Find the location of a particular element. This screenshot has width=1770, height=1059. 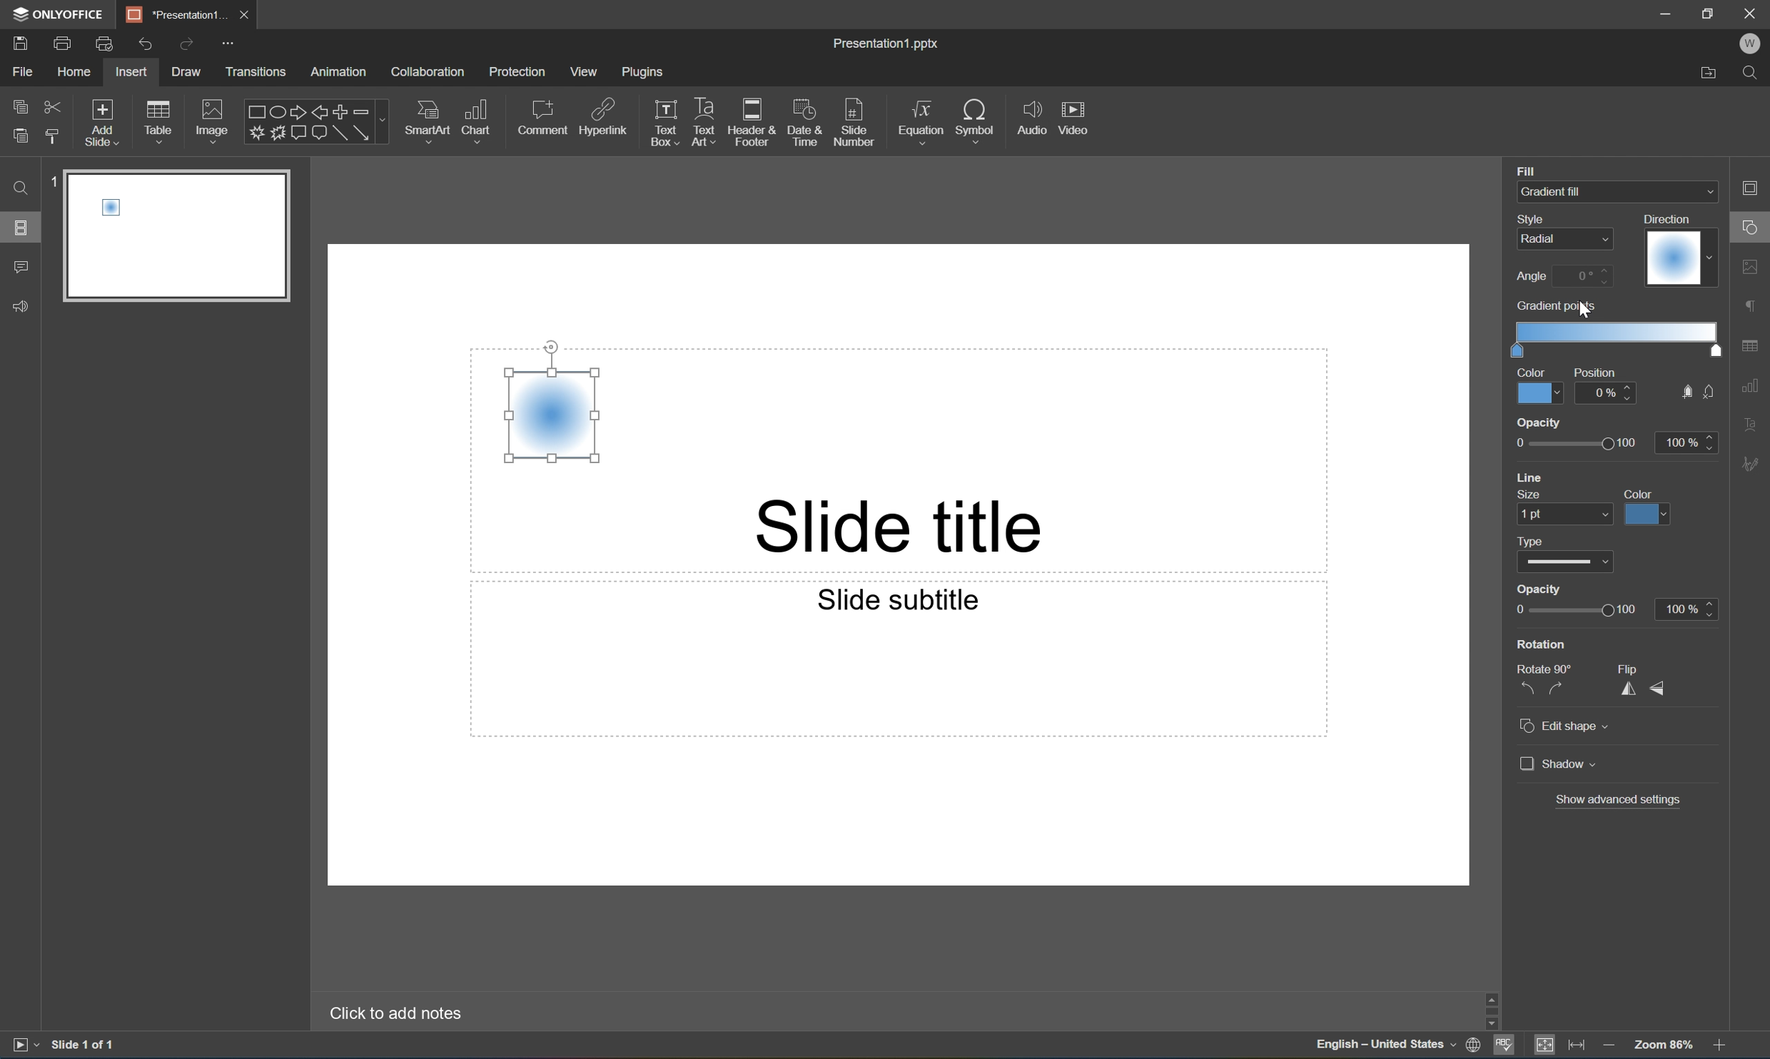

Scroll Down is located at coordinates (1720, 1024).